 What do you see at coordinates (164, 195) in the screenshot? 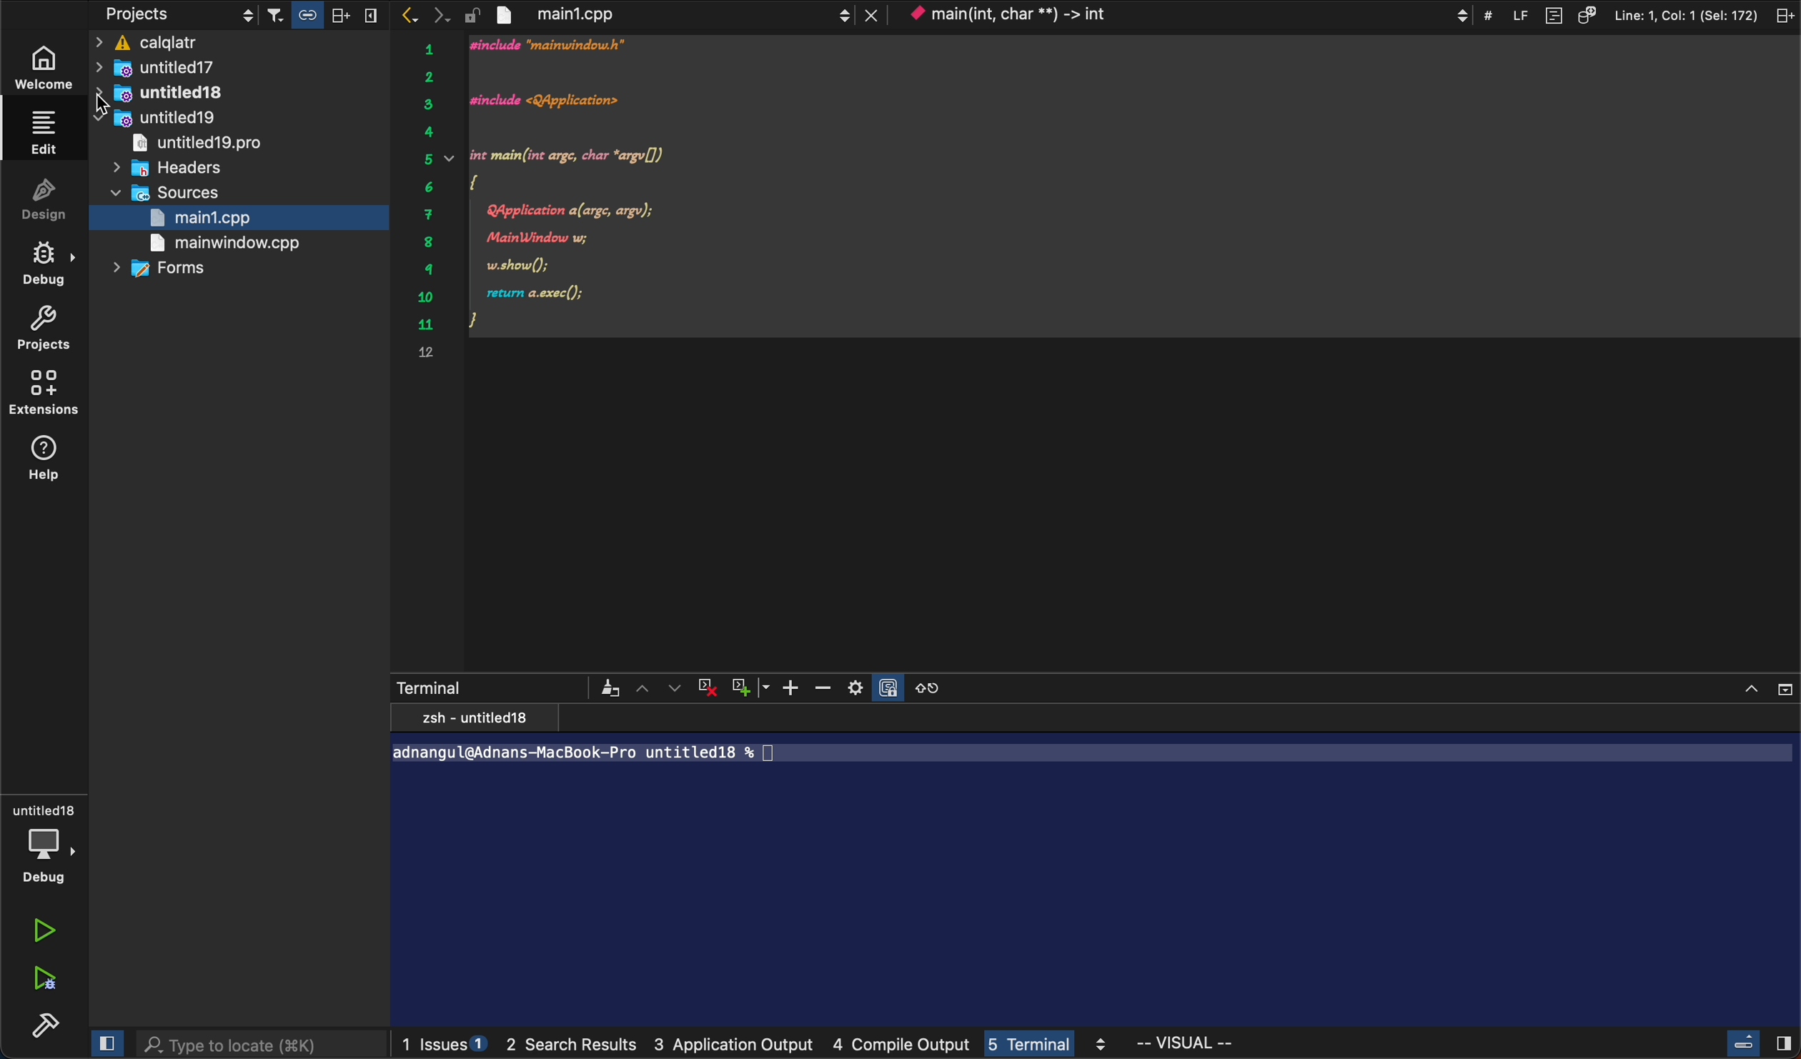
I see `sources` at bounding box center [164, 195].